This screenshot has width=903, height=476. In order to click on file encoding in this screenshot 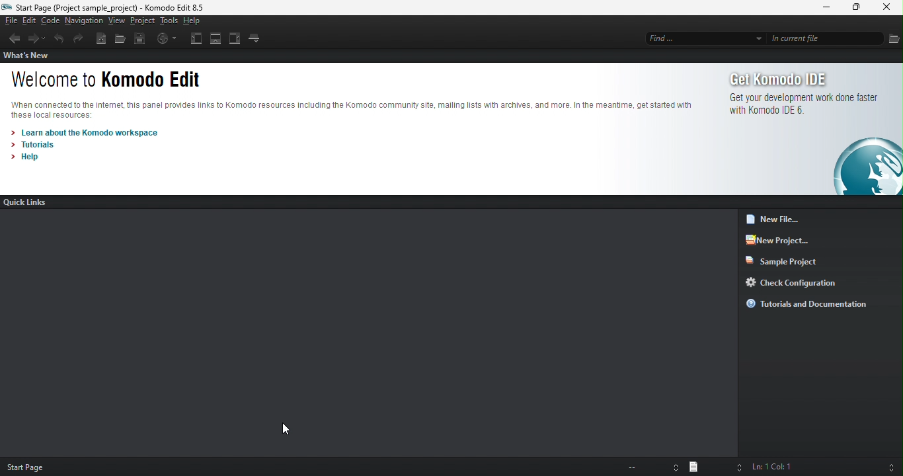, I will do `click(651, 468)`.